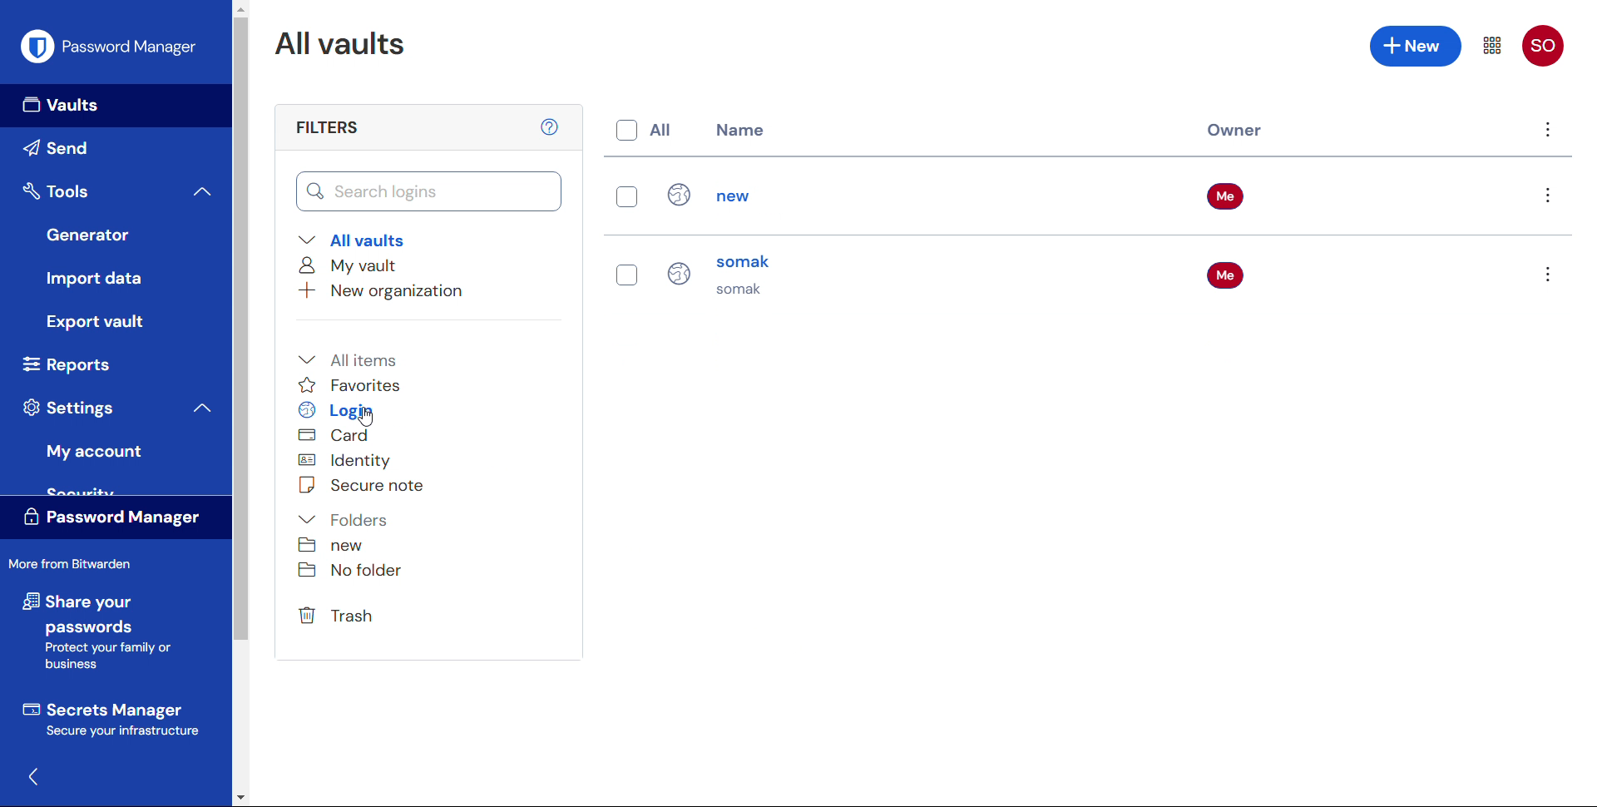 Image resolution: width=1597 pixels, height=807 pixels. I want to click on SO, so click(1545, 46).